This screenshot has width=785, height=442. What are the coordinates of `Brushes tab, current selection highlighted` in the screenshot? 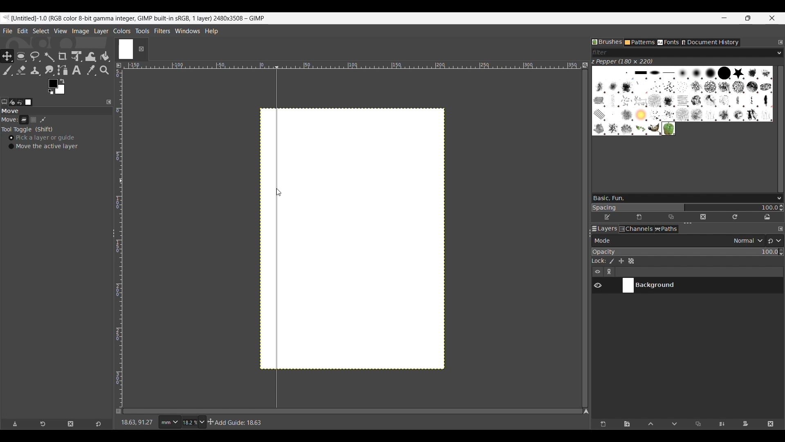 It's located at (607, 42).